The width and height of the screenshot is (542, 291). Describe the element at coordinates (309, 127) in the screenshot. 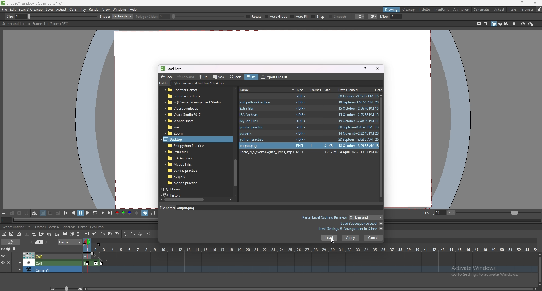

I see `folder` at that location.